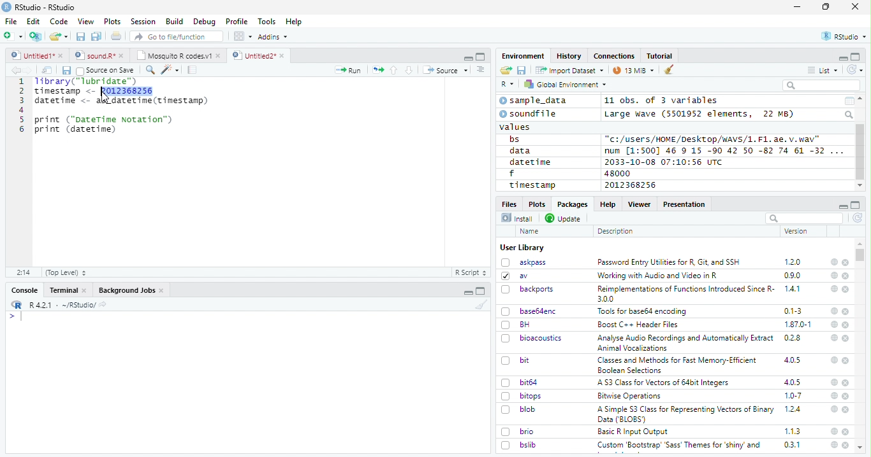 This screenshot has width=871, height=457. I want to click on print ("pateTime Notation")
print (datetime), so click(105, 125).